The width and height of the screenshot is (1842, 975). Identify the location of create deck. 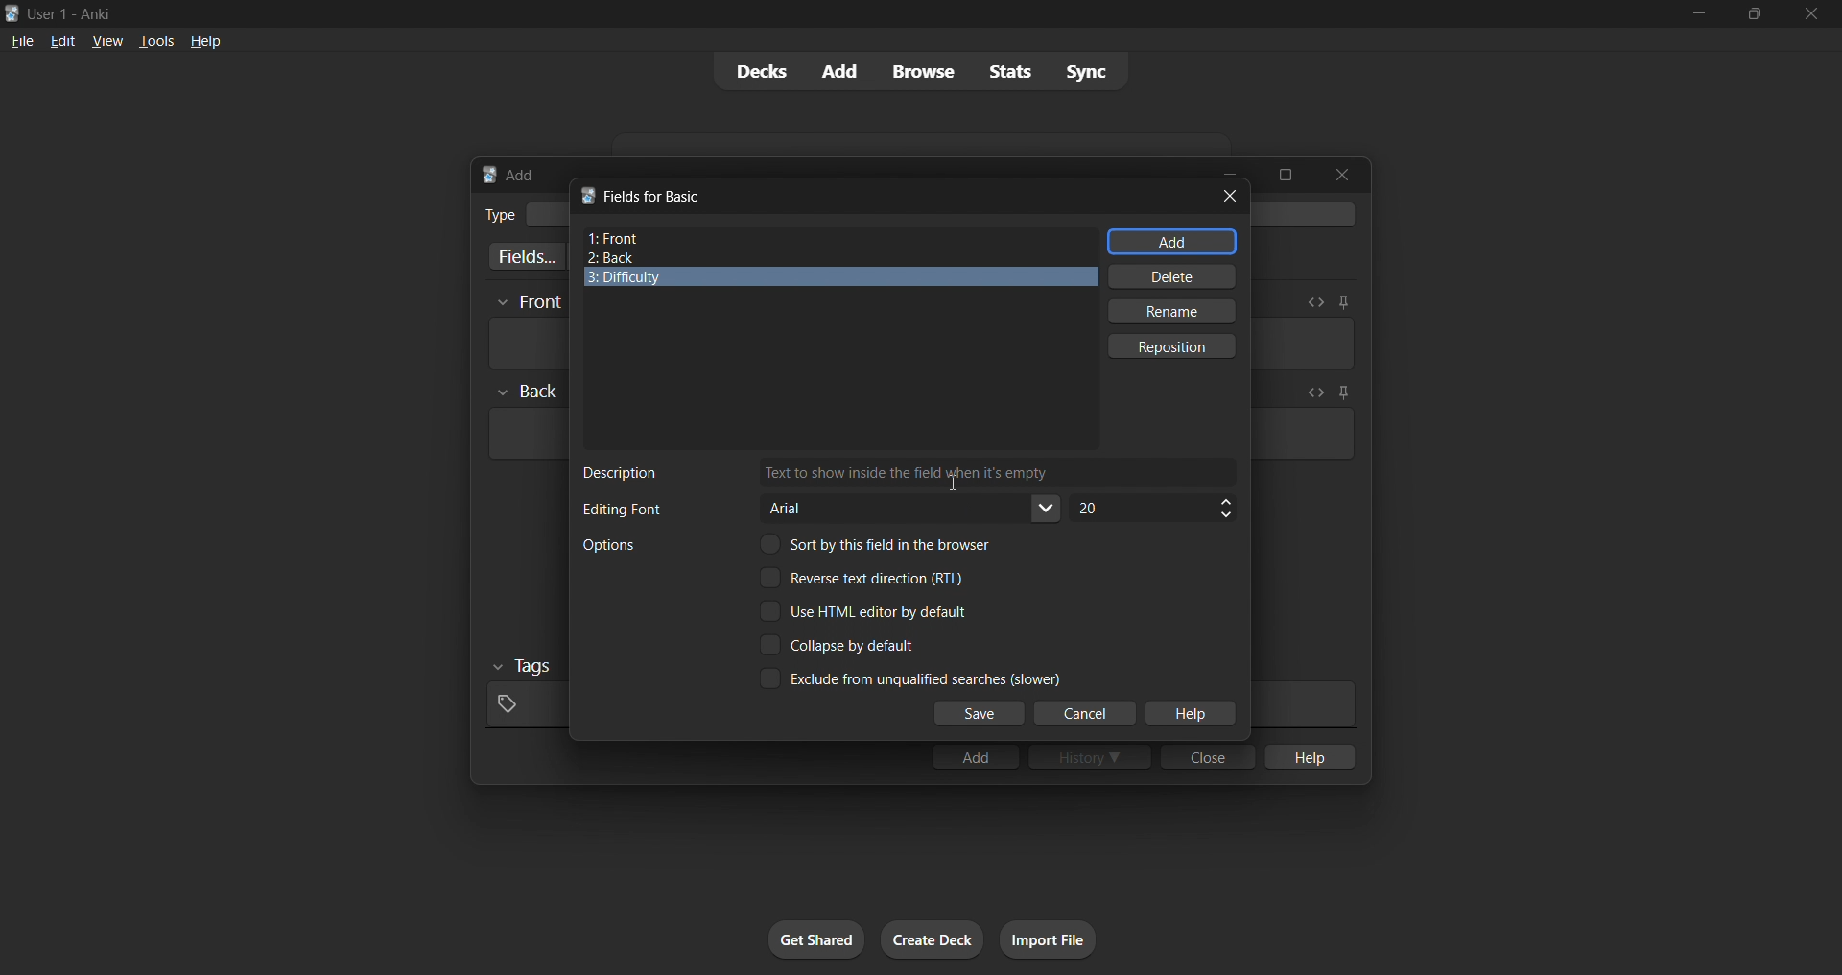
(933, 939).